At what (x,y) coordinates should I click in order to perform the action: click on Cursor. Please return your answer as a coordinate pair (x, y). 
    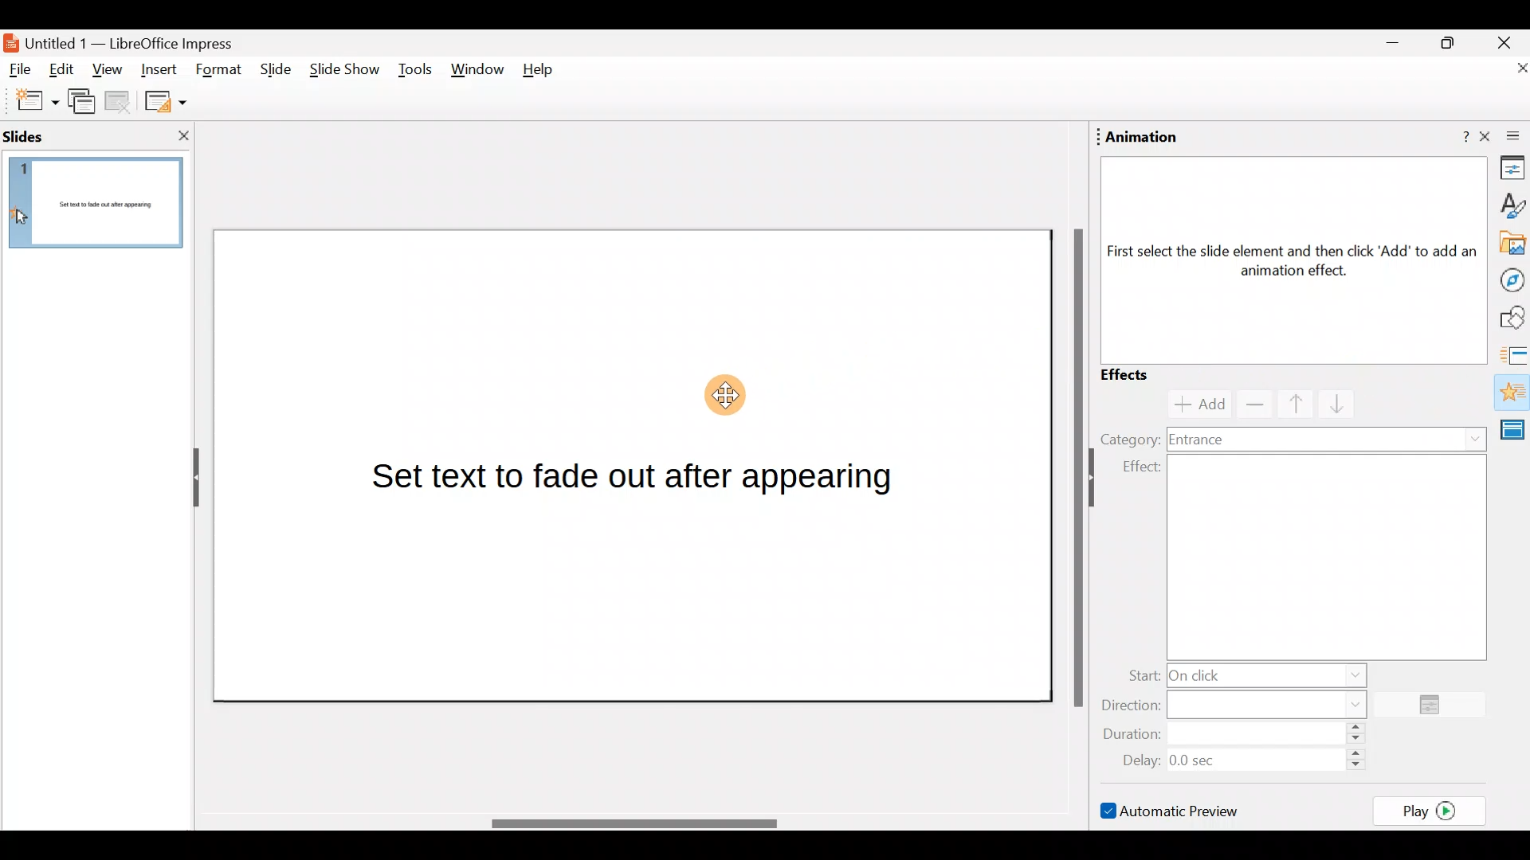
    Looking at the image, I should click on (727, 394).